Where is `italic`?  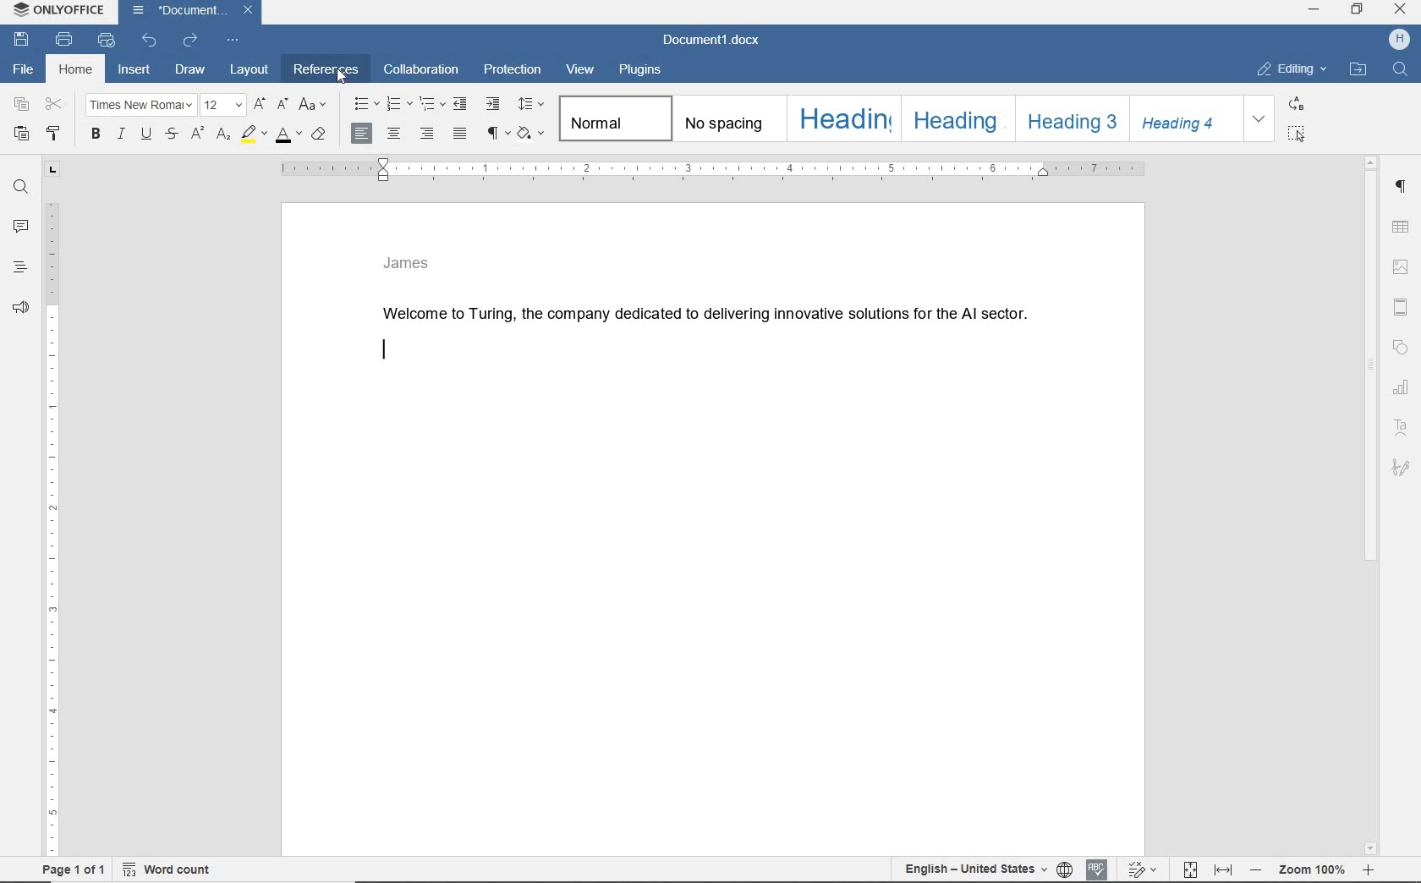 italic is located at coordinates (123, 134).